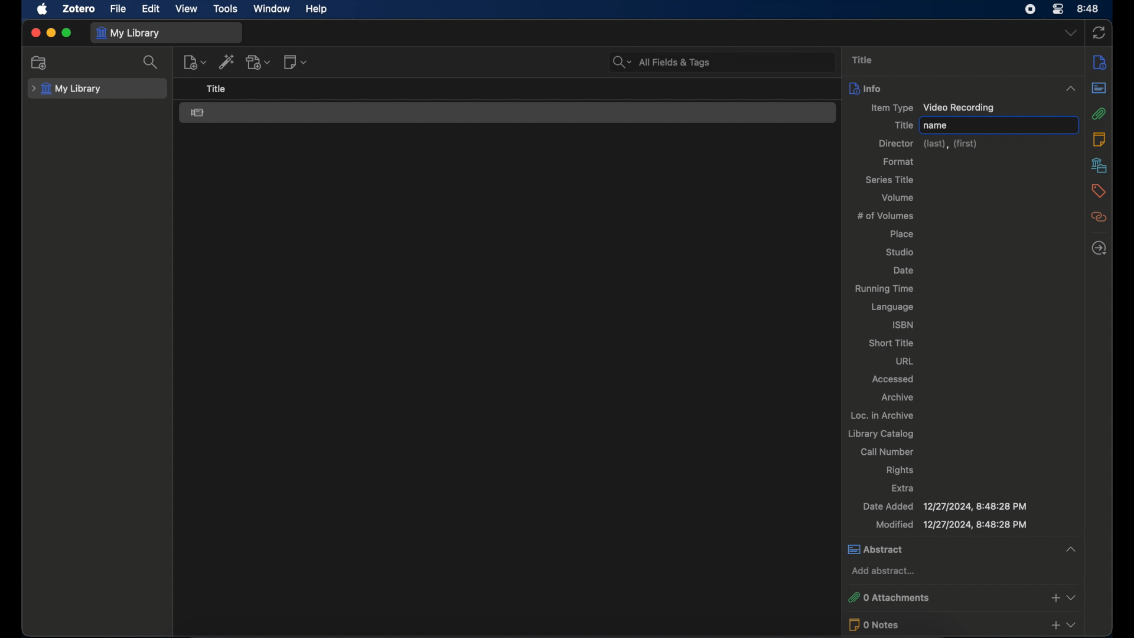  What do you see at coordinates (882, 415) in the screenshot?
I see `loc. in archive` at bounding box center [882, 415].